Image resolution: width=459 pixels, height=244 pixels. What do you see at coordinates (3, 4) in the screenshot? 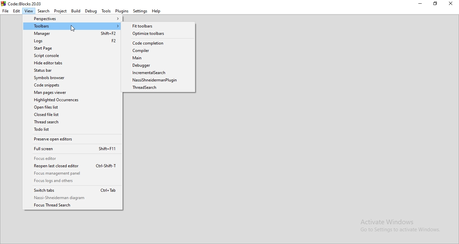
I see `logo` at bounding box center [3, 4].